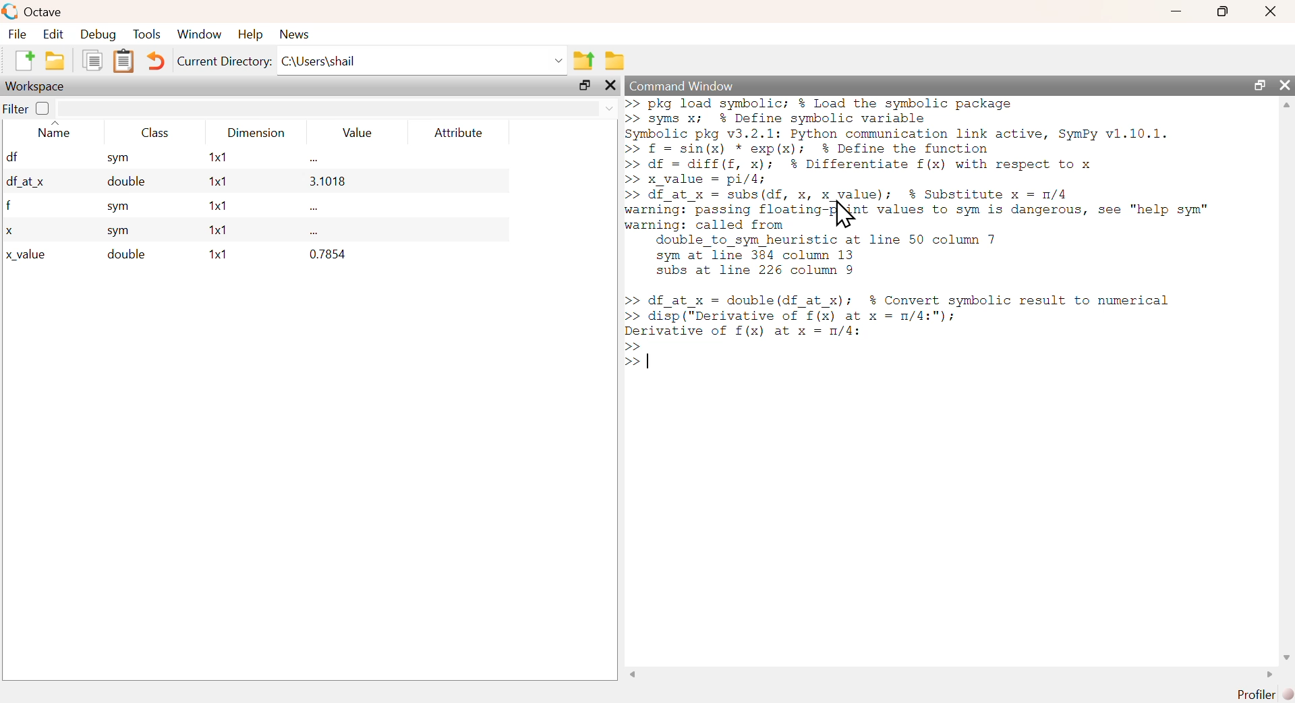  I want to click on >> pkg load symbolic; % Load the symbolic package
>> syms x; % Define symbolic variable
Symbolic pkg v3.2.1: Python communication link active, SymPy v1.10.1.
>> f = sin(x) * exp(x); % Define the function
>> df = diff(f, x); % Differentiate f(x) with respect to x
>> x_value = pi/4;
>> df_at_x = subs(df, x, x_value); $% Substitute x = n/4
warning: passing flosting {Not values to sym is dangerous, see "help sym"
warning: called from
double_to_sym heuristic at line 50 column 7
sym at line 384 column 13
subs at line 226 column 9
>> df_at_x = double(df_at_x); $% Convert symbolic result to numerical
>> disp ("Derivative of f(x) at x = m/4:");
ee of f(x) at x = n/4:
>>, so click(948, 235).